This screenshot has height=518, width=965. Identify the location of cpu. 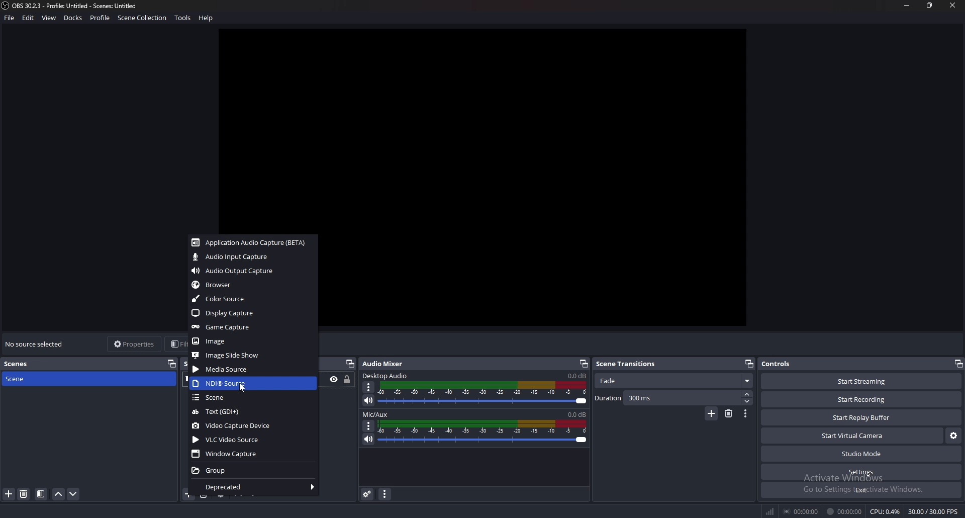
(886, 511).